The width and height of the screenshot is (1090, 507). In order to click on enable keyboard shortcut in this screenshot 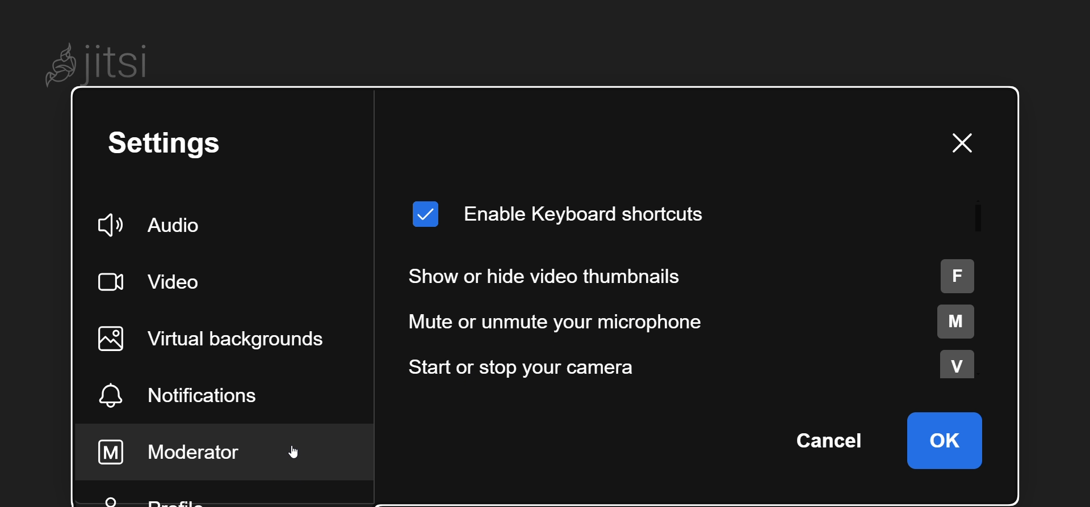, I will do `click(566, 218)`.